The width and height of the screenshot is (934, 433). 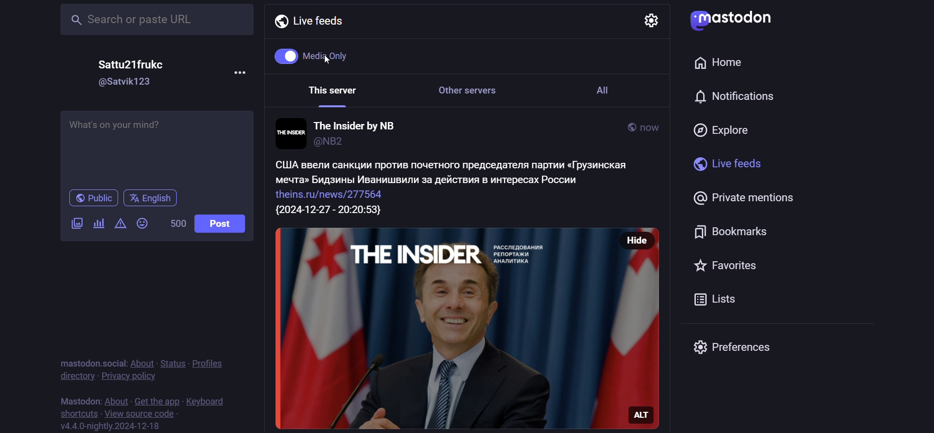 I want to click on alt, so click(x=645, y=419).